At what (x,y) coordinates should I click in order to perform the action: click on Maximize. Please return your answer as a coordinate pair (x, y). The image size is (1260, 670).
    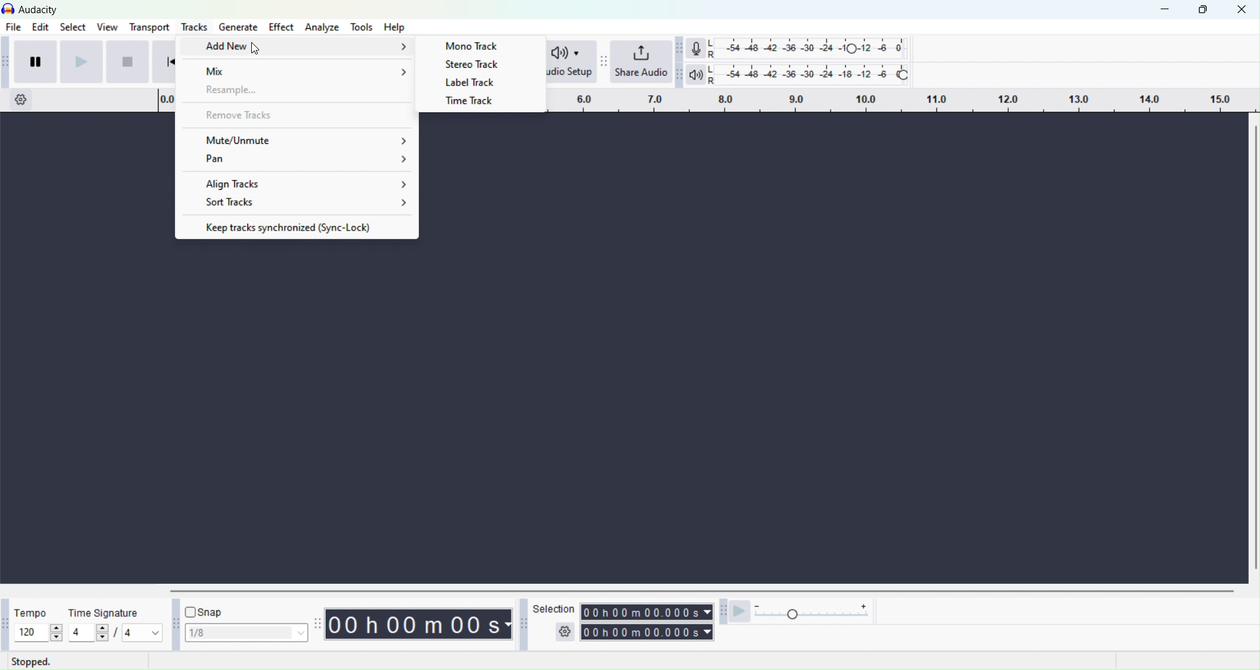
    Looking at the image, I should click on (1205, 11).